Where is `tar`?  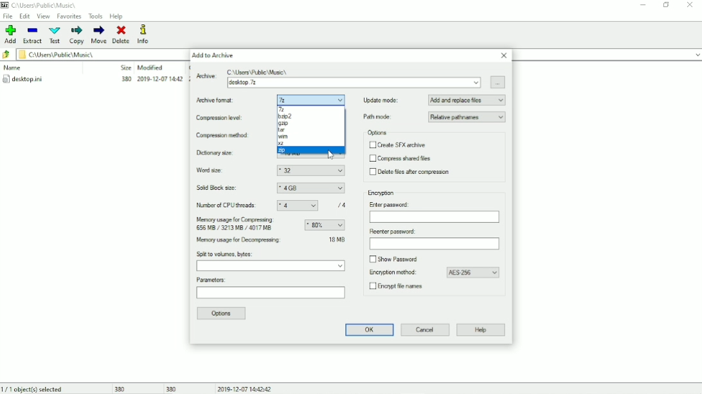 tar is located at coordinates (283, 130).